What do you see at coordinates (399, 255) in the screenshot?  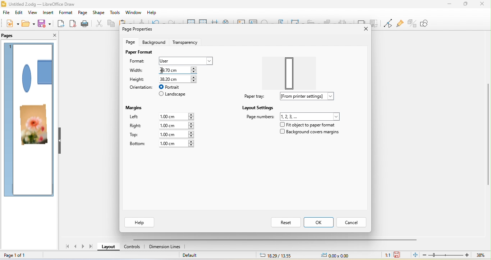 I see `the document has not been modified since last save` at bounding box center [399, 255].